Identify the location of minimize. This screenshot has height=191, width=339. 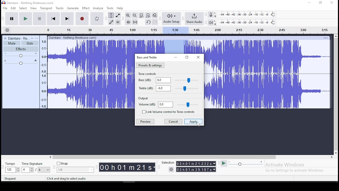
(175, 58).